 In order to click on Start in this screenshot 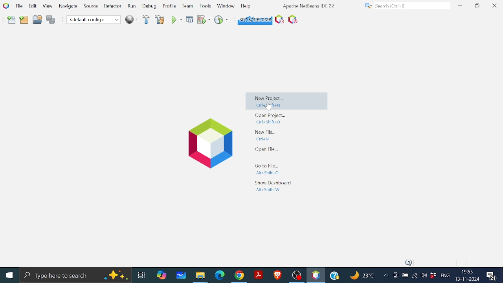, I will do `click(10, 275)`.